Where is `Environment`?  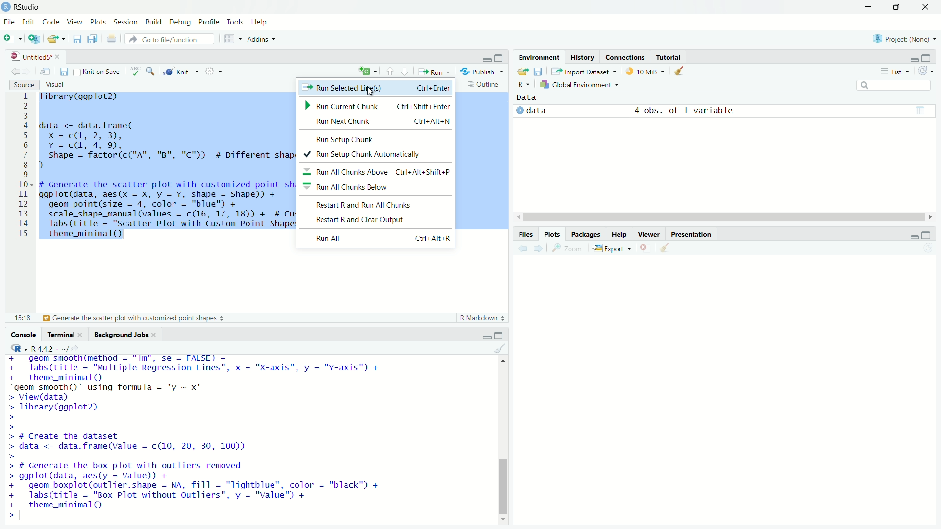
Environment is located at coordinates (539, 57).